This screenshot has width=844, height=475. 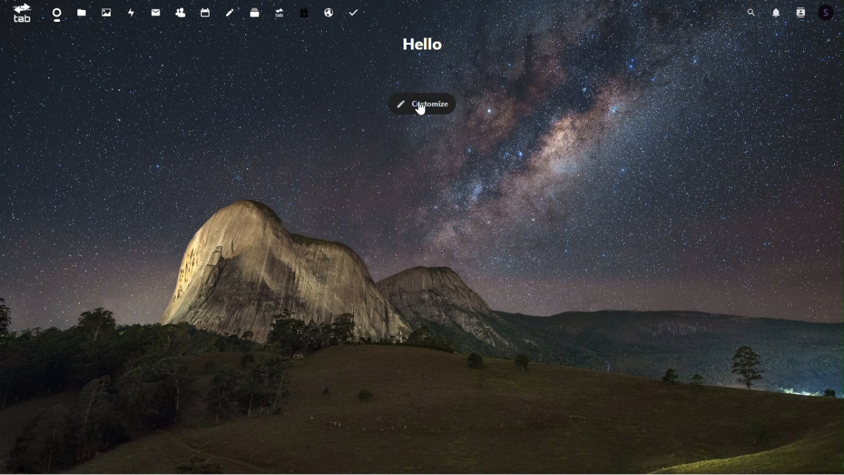 I want to click on Task, so click(x=358, y=14).